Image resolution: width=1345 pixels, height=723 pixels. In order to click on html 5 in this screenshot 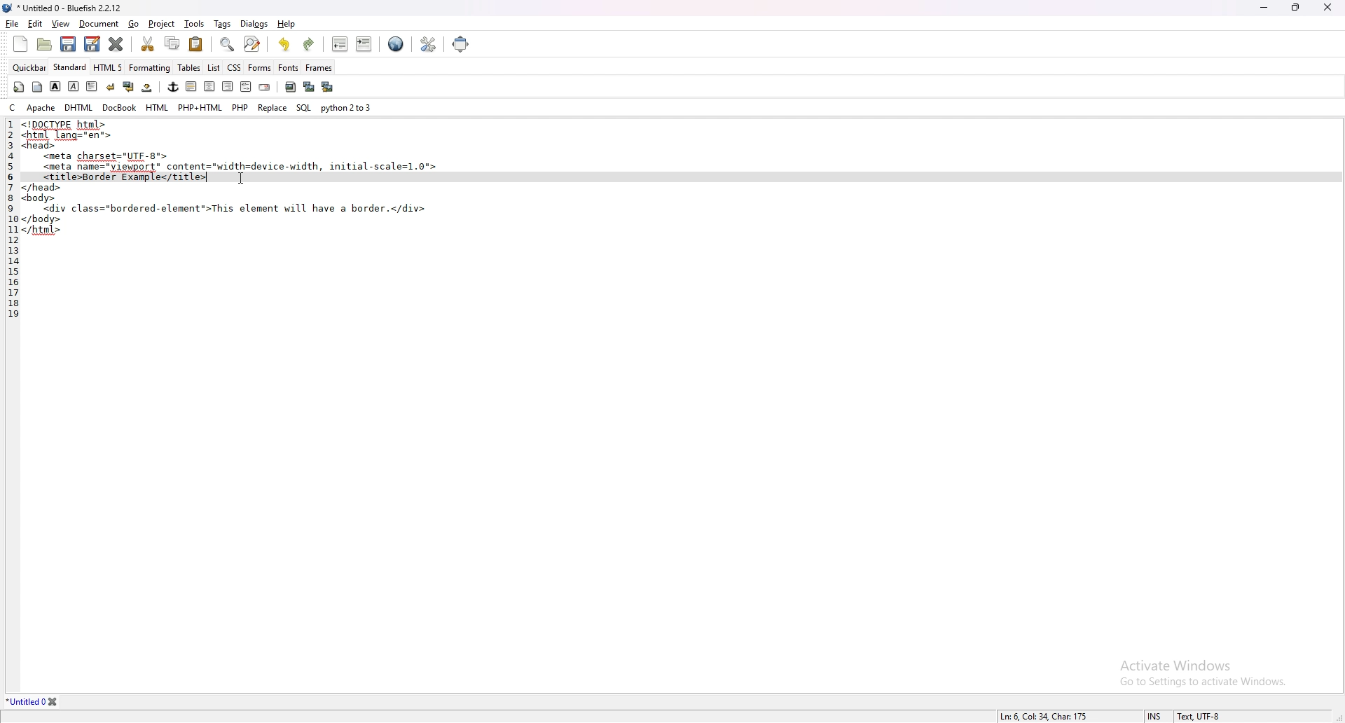, I will do `click(109, 67)`.